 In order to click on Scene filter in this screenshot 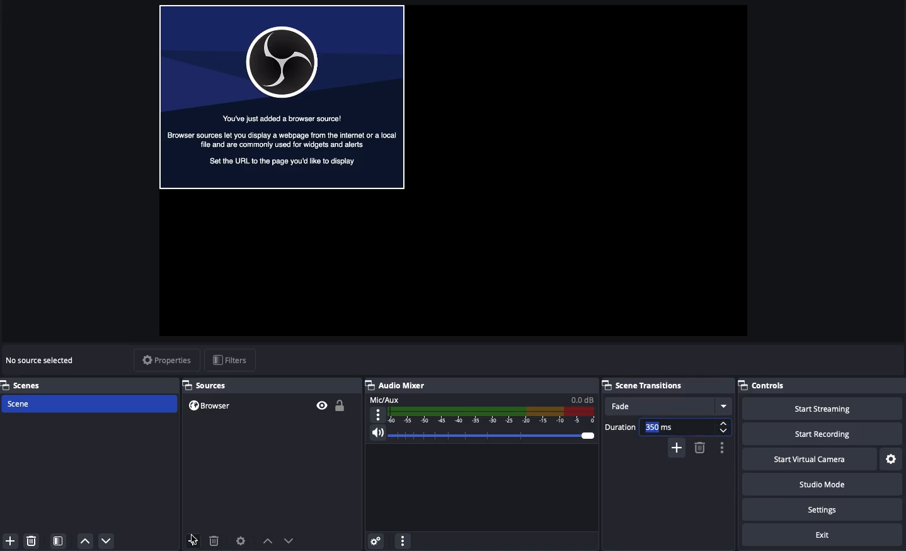, I will do `click(59, 541)`.